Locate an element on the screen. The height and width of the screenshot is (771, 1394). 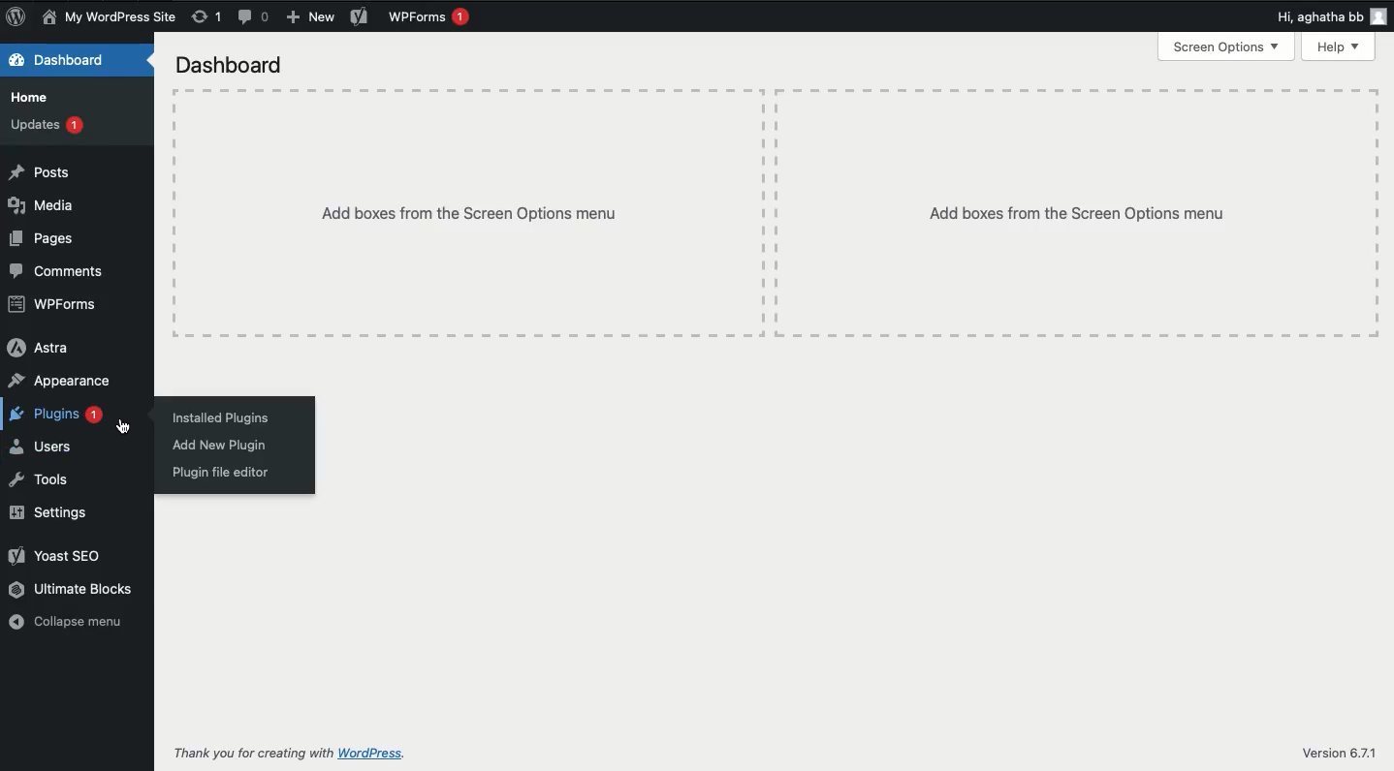
Plugin file editor is located at coordinates (223, 474).